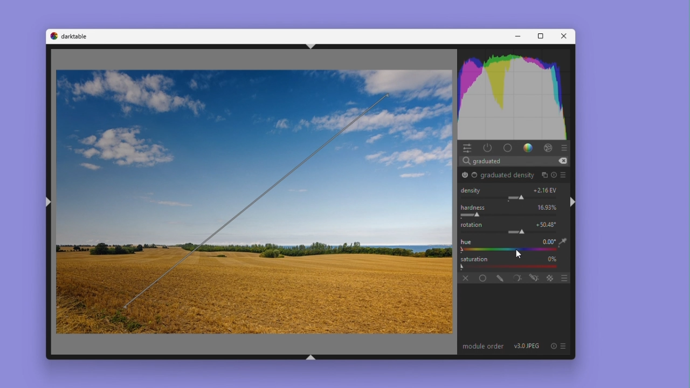 The height and width of the screenshot is (388, 690). Describe the element at coordinates (516, 160) in the screenshot. I see `Search bar` at that location.